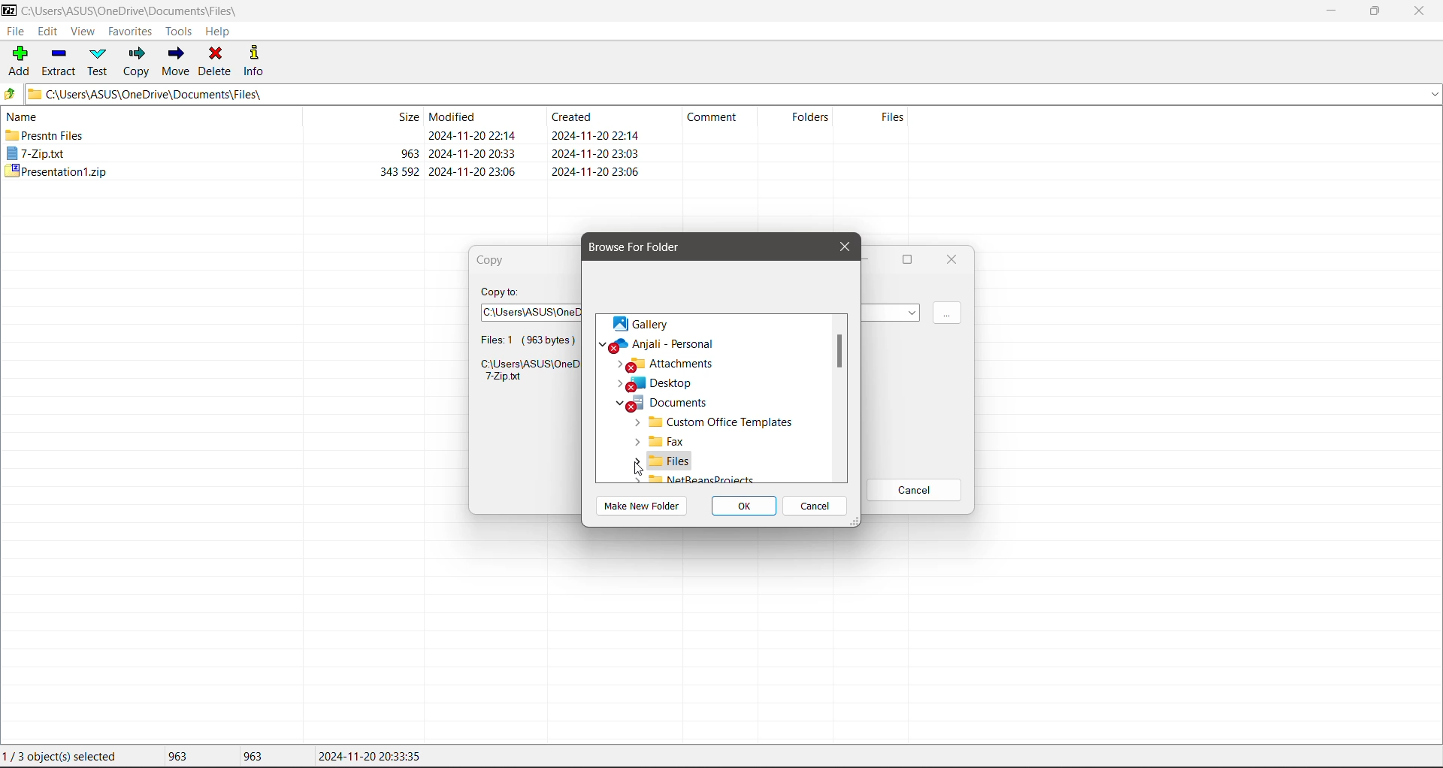 This screenshot has width=1443, height=768. I want to click on Files, so click(876, 125).